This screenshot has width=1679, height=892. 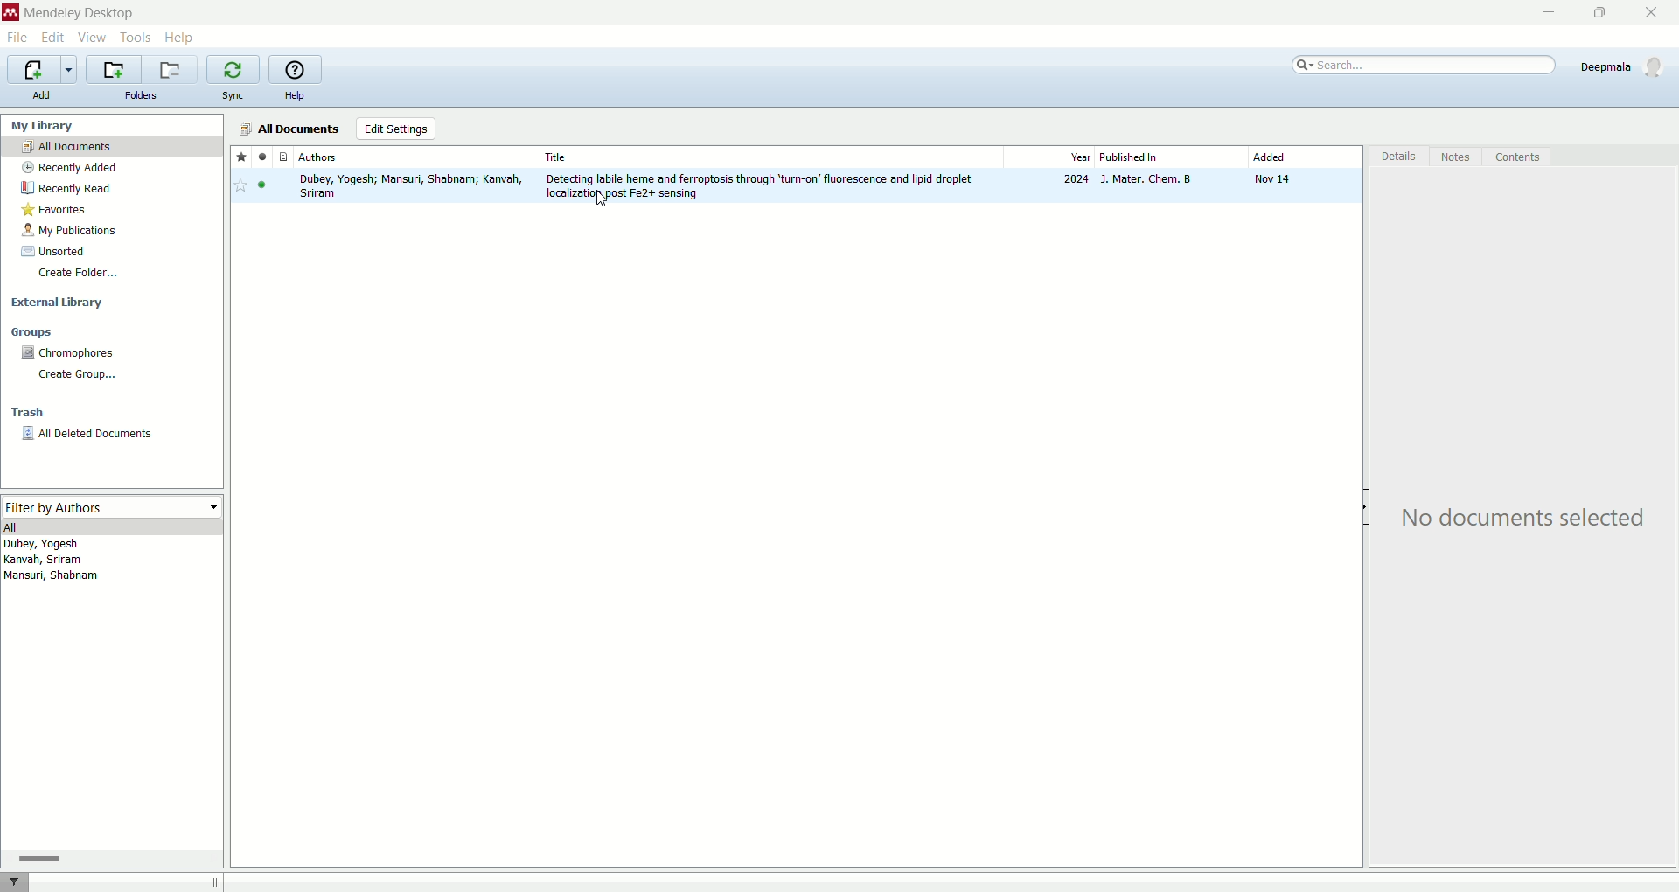 I want to click on content, so click(x=1518, y=159).